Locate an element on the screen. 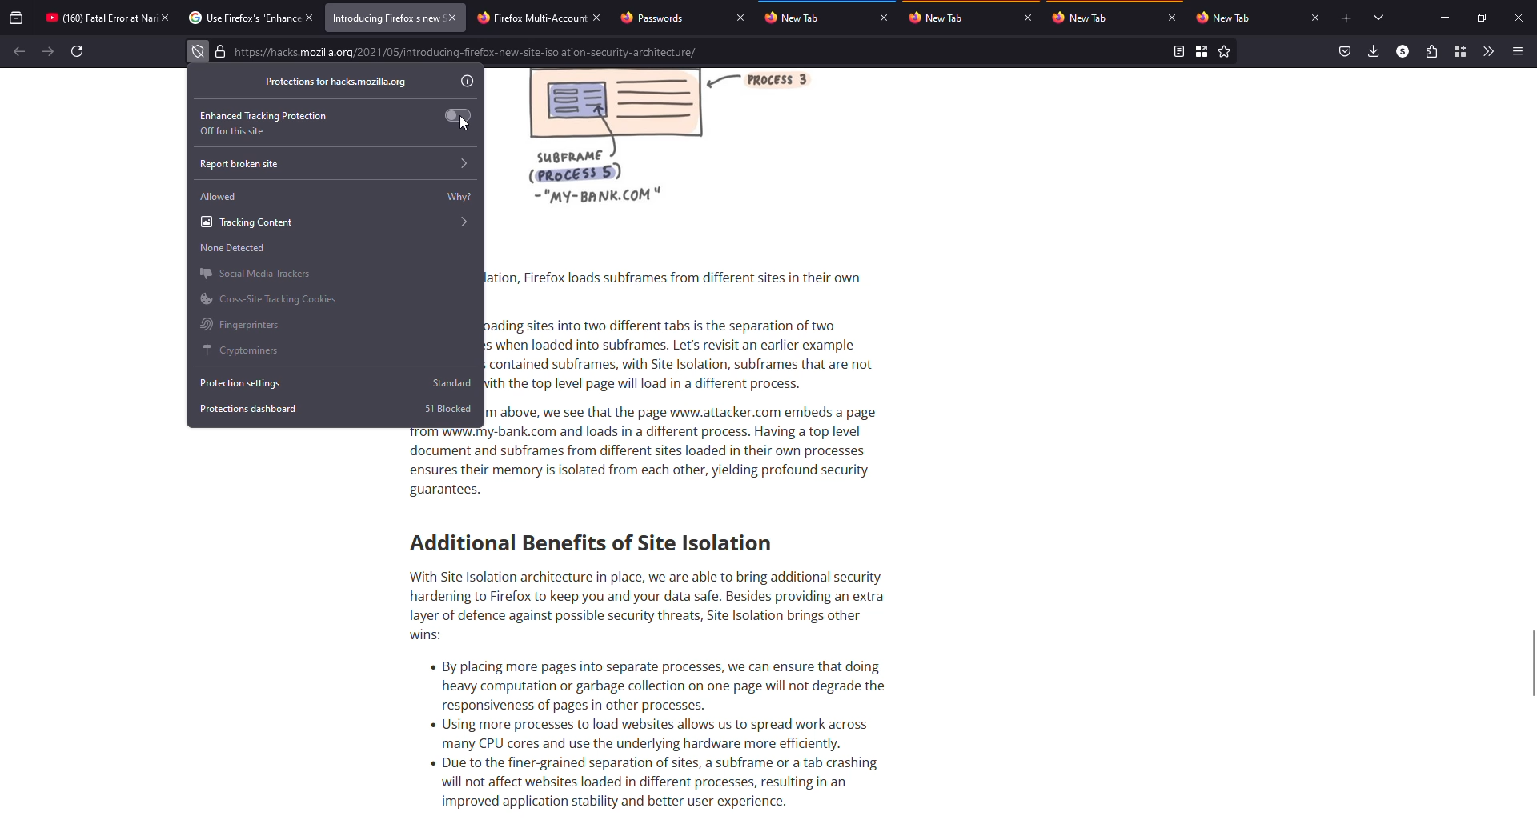 This screenshot has width=1537, height=824. enhanced tracking protection is located at coordinates (264, 115).